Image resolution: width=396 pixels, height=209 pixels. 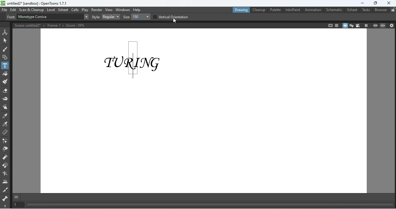 What do you see at coordinates (13, 10) in the screenshot?
I see `Edit` at bounding box center [13, 10].